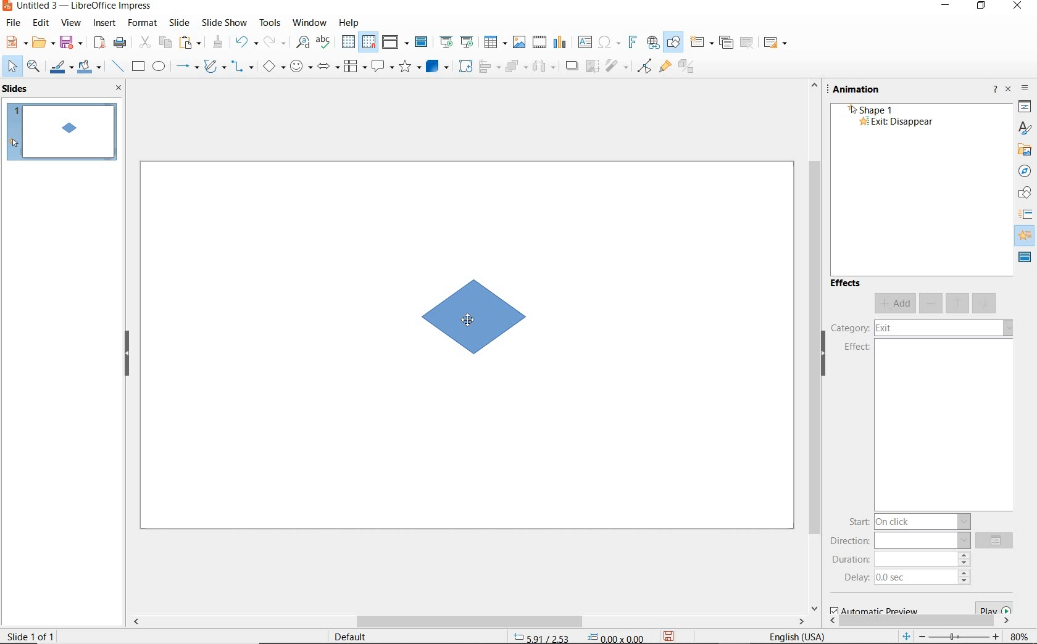  Describe the element at coordinates (394, 43) in the screenshot. I see `display views` at that location.